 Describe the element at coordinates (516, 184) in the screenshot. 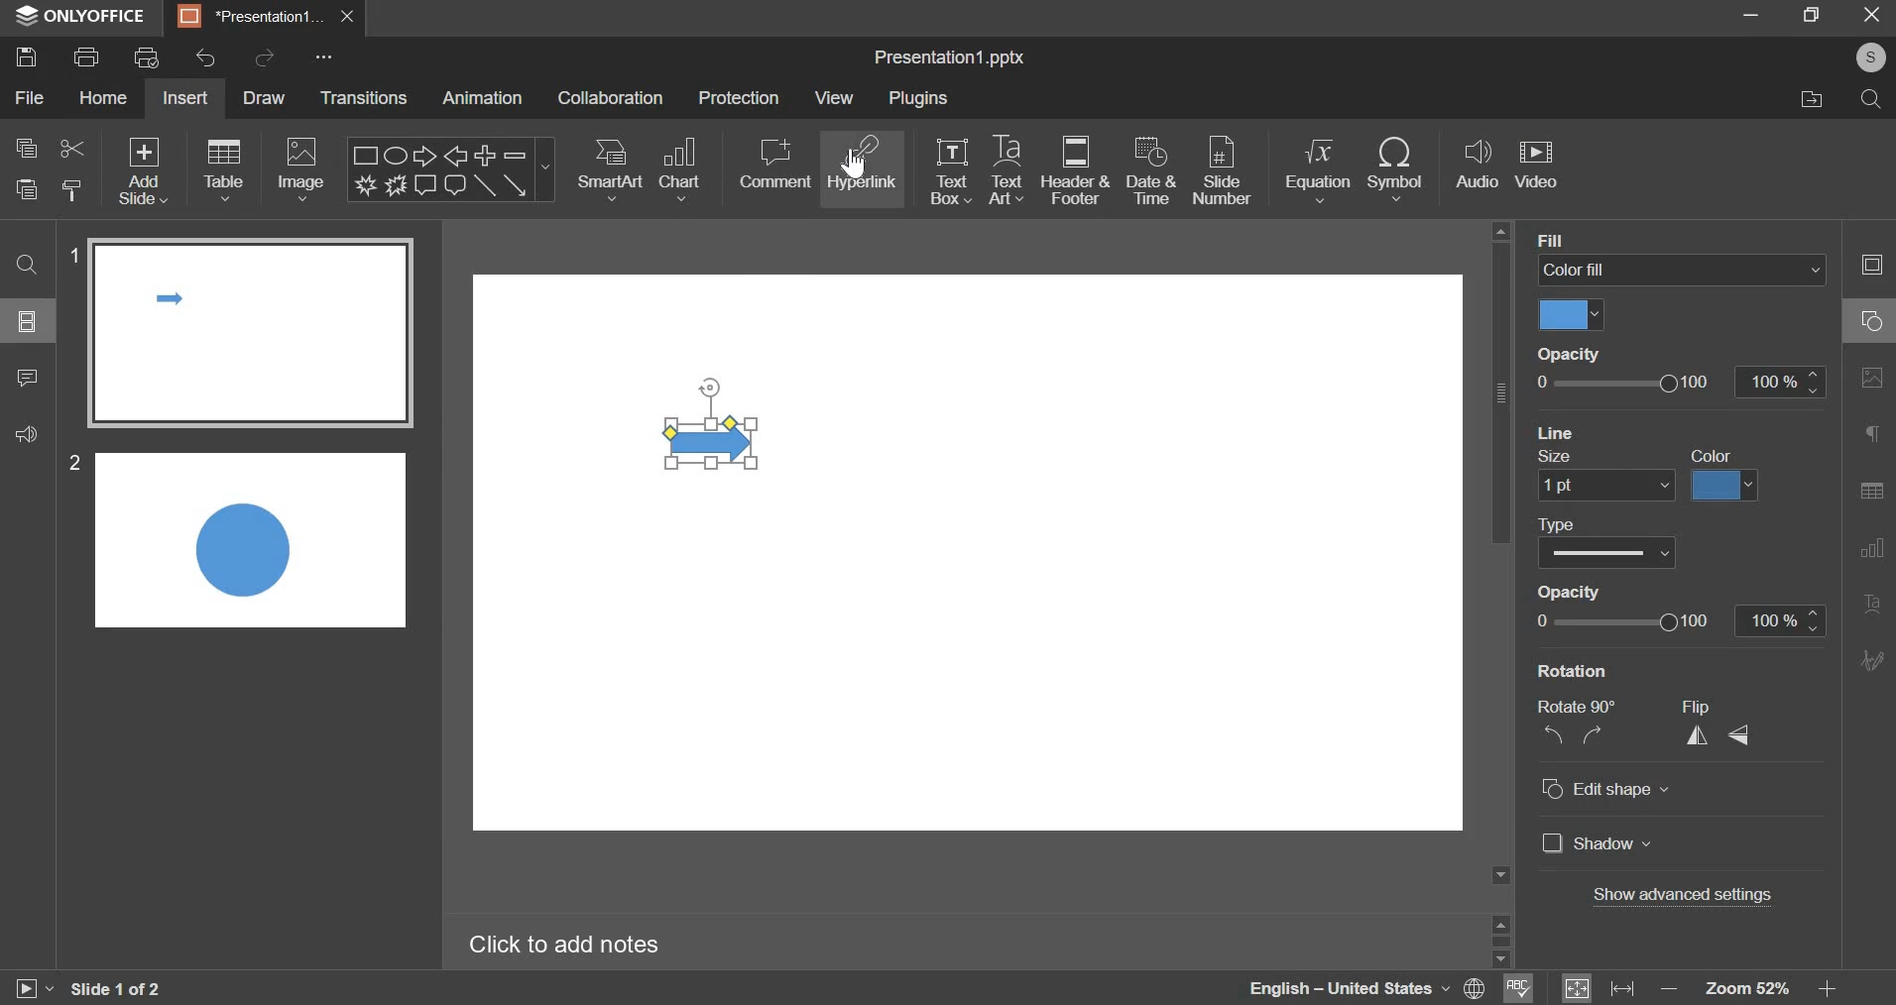

I see `Arrow` at that location.